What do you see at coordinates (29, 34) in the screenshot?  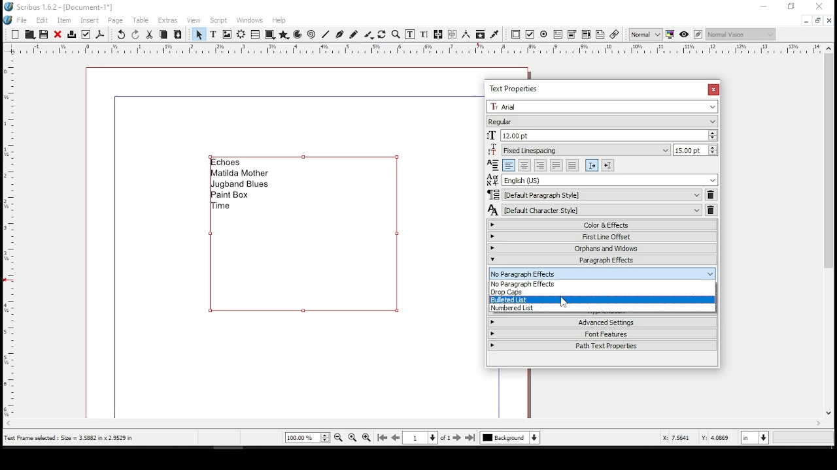 I see `` at bounding box center [29, 34].